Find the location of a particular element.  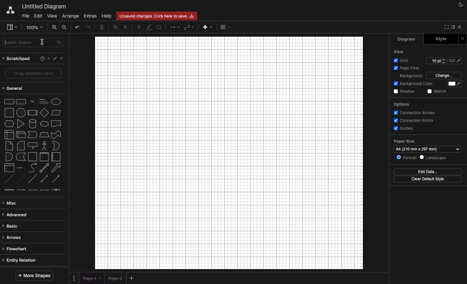

Arrow is located at coordinates (175, 27).